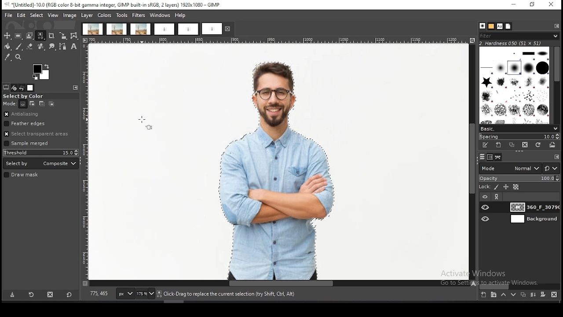 This screenshot has height=317, width=563. What do you see at coordinates (41, 47) in the screenshot?
I see `healing tool` at bounding box center [41, 47].